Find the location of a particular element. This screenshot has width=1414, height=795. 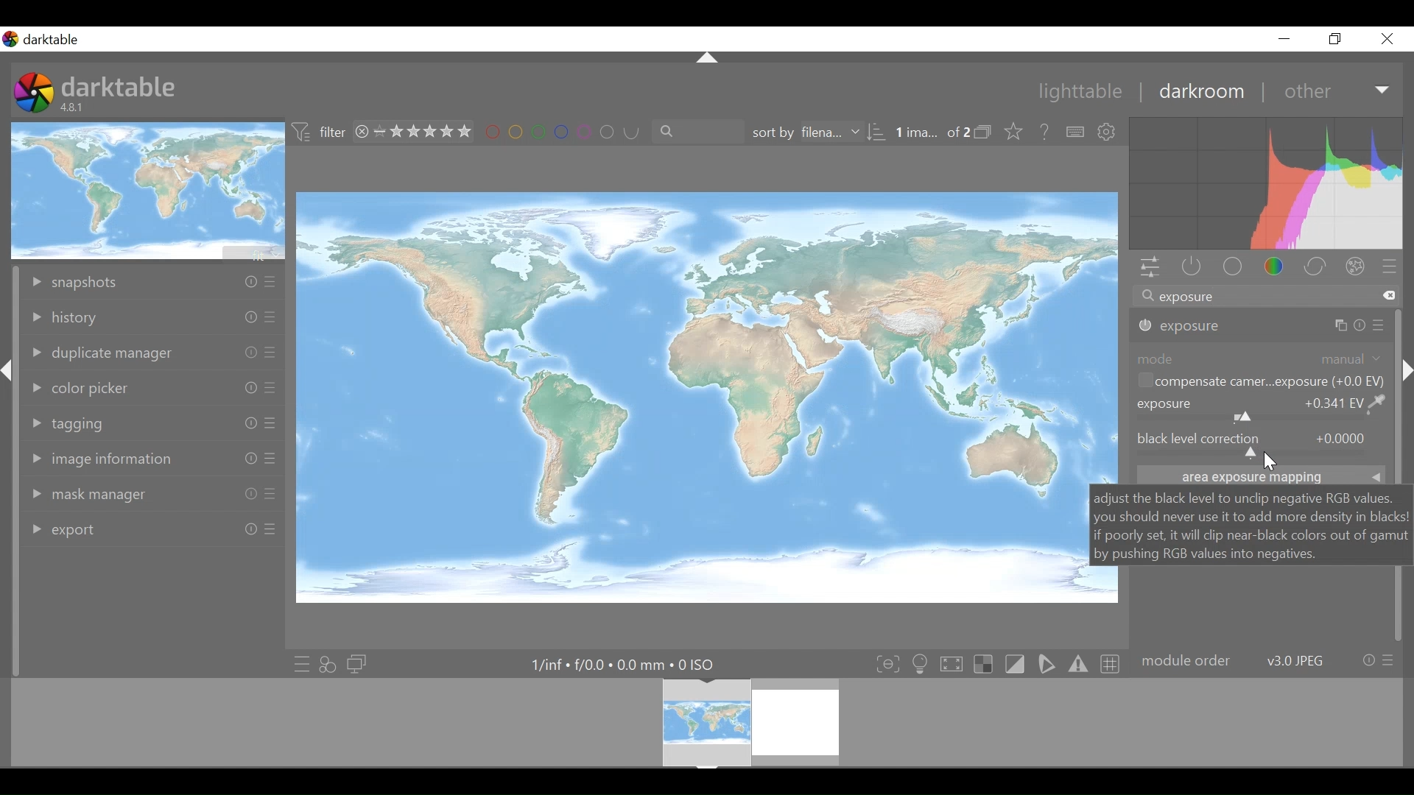

toggle high quality processing is located at coordinates (951, 664).